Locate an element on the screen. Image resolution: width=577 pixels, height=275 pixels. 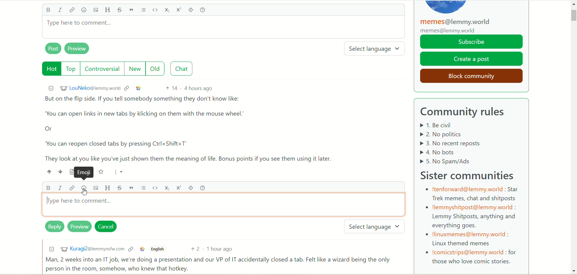
4 hours ago (post date) is located at coordinates (199, 88).